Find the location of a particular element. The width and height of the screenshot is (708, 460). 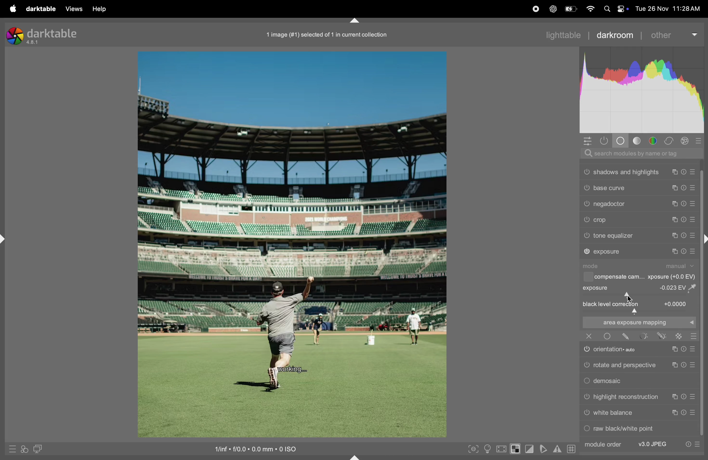

expand or collapse  is located at coordinates (4, 240).